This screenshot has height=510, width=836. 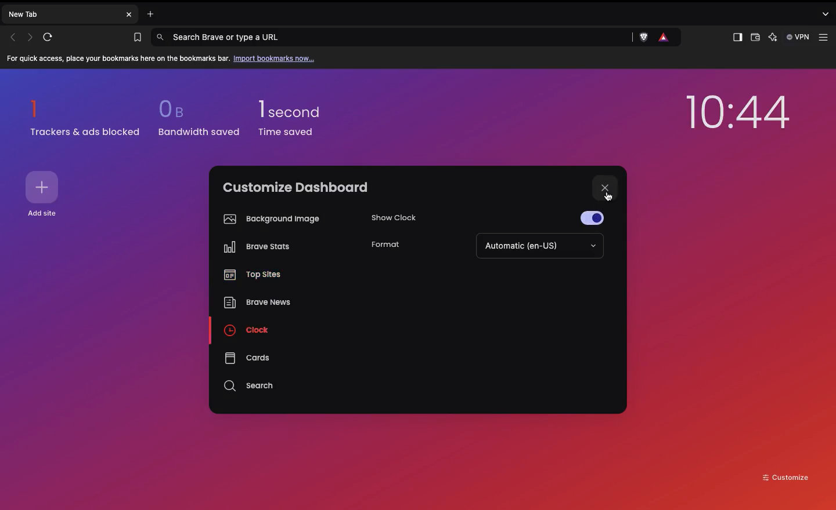 I want to click on 0b bandwidth saved, so click(x=196, y=121).